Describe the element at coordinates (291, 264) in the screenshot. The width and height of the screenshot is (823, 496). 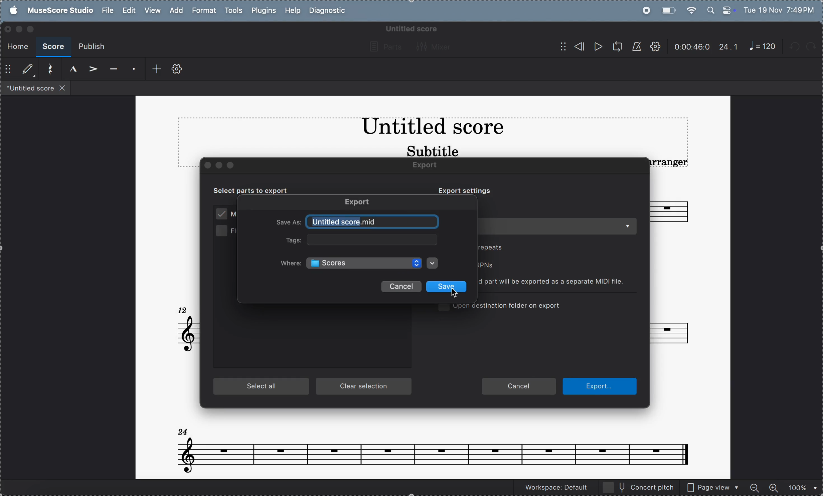
I see `where` at that location.